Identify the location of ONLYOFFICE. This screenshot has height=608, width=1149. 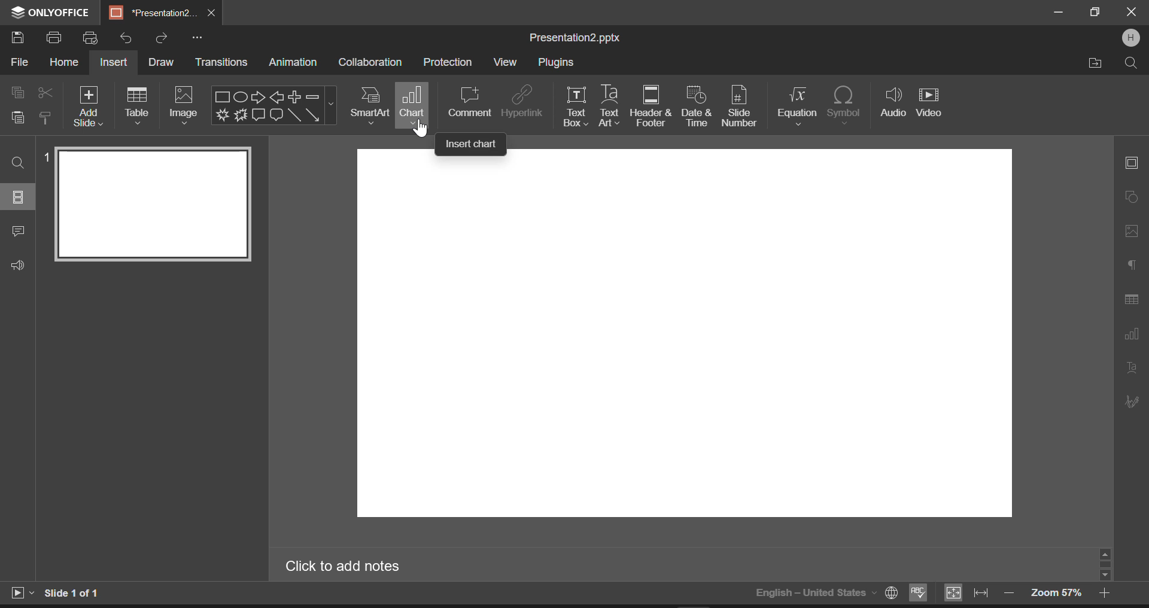
(48, 13).